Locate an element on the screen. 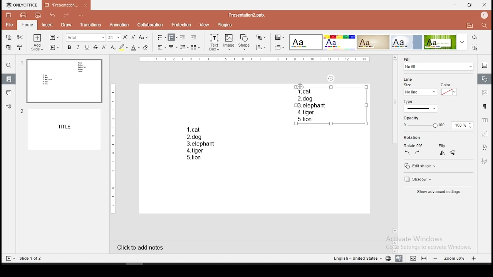  fill settings is located at coordinates (437, 63).